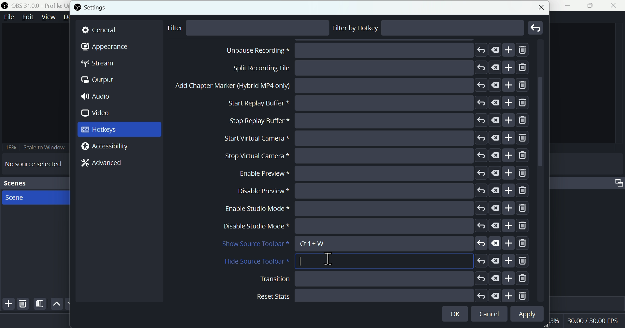 The height and width of the screenshot is (328, 625). Describe the element at coordinates (366, 68) in the screenshot. I see `Start recording` at that location.